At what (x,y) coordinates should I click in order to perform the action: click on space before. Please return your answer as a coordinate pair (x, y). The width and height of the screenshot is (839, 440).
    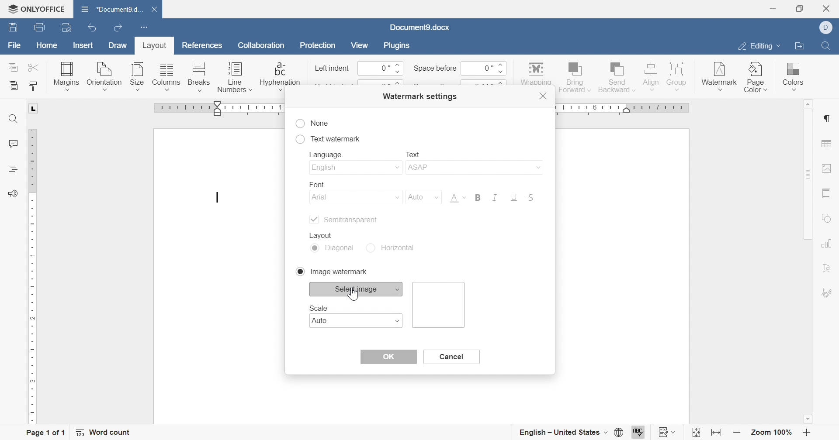
    Looking at the image, I should click on (435, 68).